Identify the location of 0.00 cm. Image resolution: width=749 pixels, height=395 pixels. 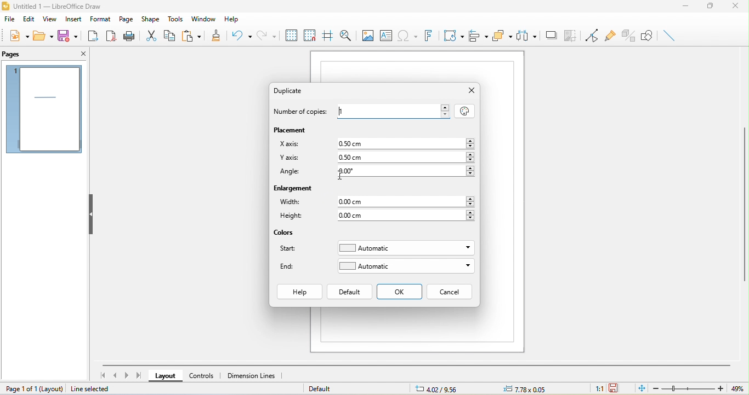
(407, 215).